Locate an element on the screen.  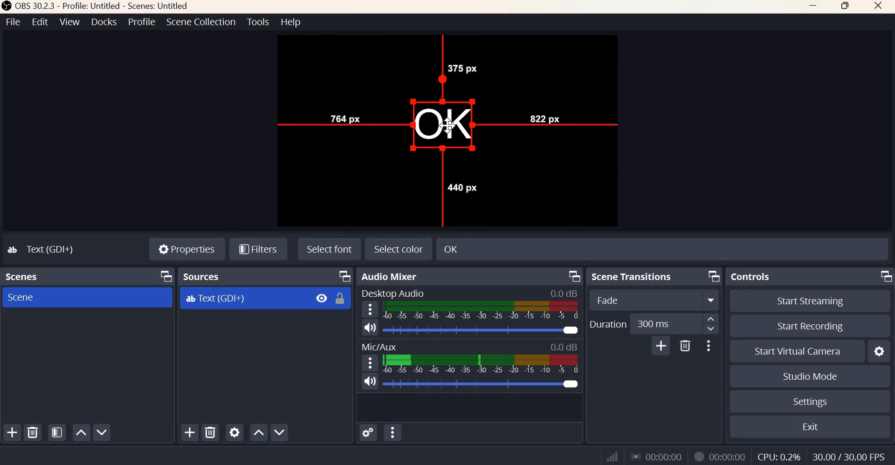
Profile is located at coordinates (142, 21).